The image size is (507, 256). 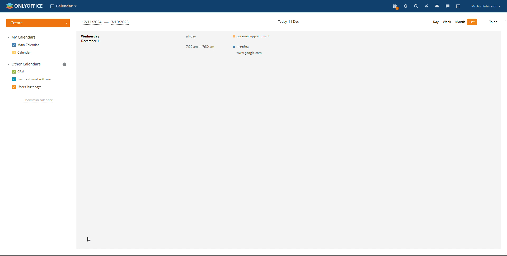 I want to click on logo, so click(x=24, y=5).